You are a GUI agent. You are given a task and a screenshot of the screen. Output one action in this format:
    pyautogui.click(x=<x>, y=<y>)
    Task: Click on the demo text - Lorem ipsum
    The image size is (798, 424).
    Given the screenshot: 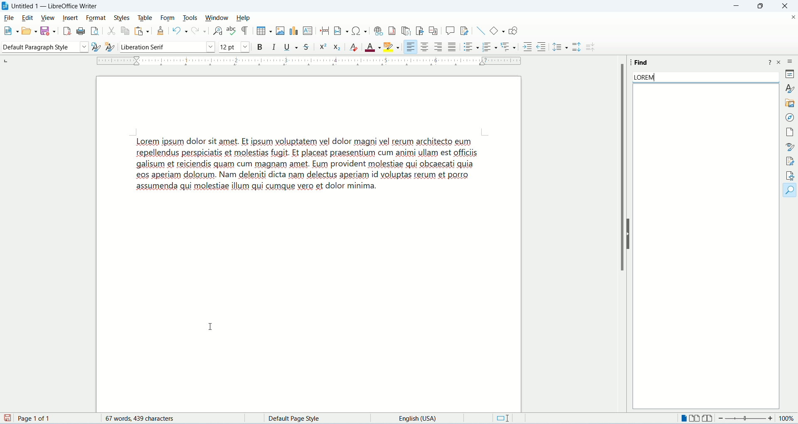 What is the action you would take?
    pyautogui.click(x=321, y=171)
    